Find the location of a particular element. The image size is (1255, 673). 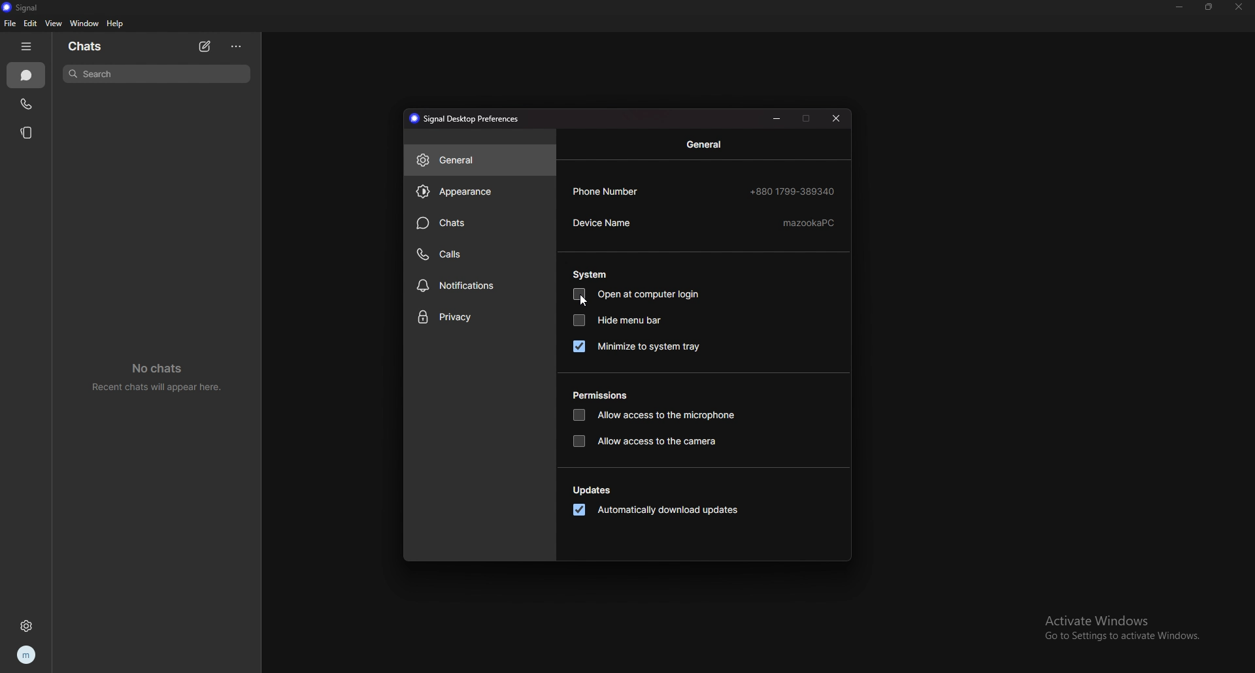

allow access to microphone is located at coordinates (654, 416).